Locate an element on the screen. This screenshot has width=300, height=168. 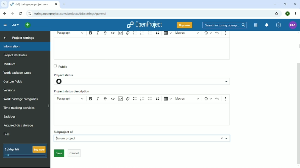
Block quote is located at coordinates (158, 33).